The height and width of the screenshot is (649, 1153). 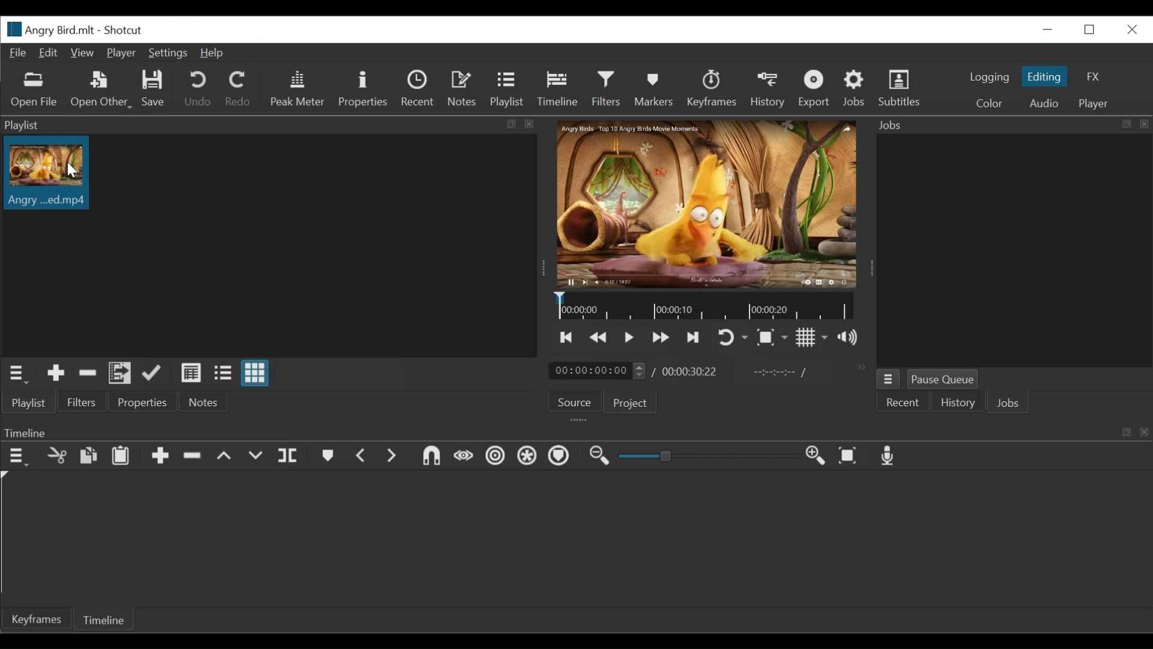 What do you see at coordinates (597, 337) in the screenshot?
I see `Play backward quickly` at bounding box center [597, 337].